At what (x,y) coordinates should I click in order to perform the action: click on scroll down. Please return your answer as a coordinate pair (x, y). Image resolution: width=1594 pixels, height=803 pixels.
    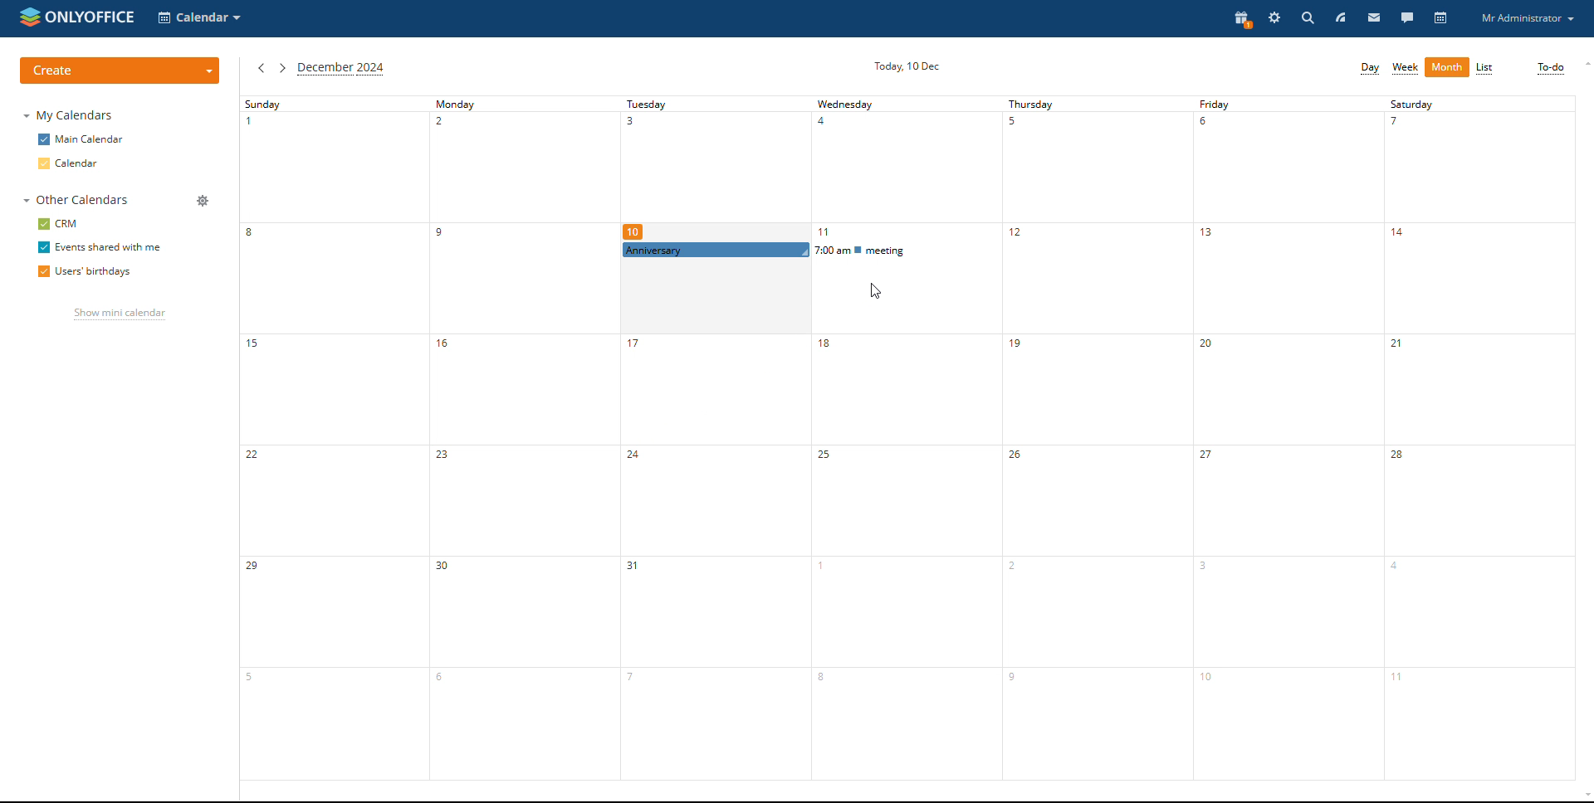
    Looking at the image, I should click on (1584, 796).